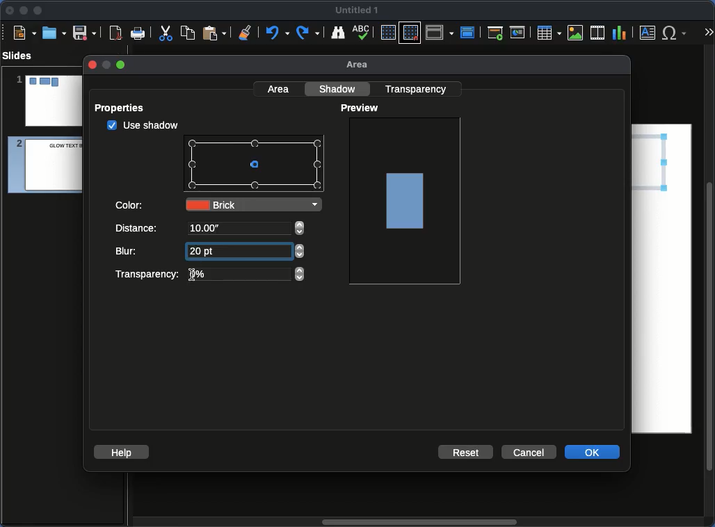 The image size is (715, 527). Describe the element at coordinates (115, 33) in the screenshot. I see `Export as PDF` at that location.